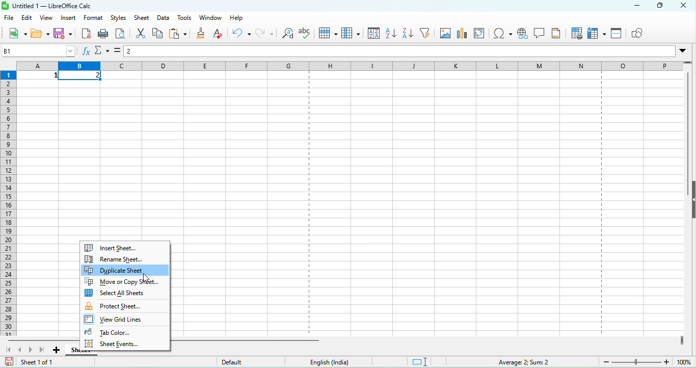 The width and height of the screenshot is (696, 368). What do you see at coordinates (125, 246) in the screenshot?
I see `insert sheet` at bounding box center [125, 246].